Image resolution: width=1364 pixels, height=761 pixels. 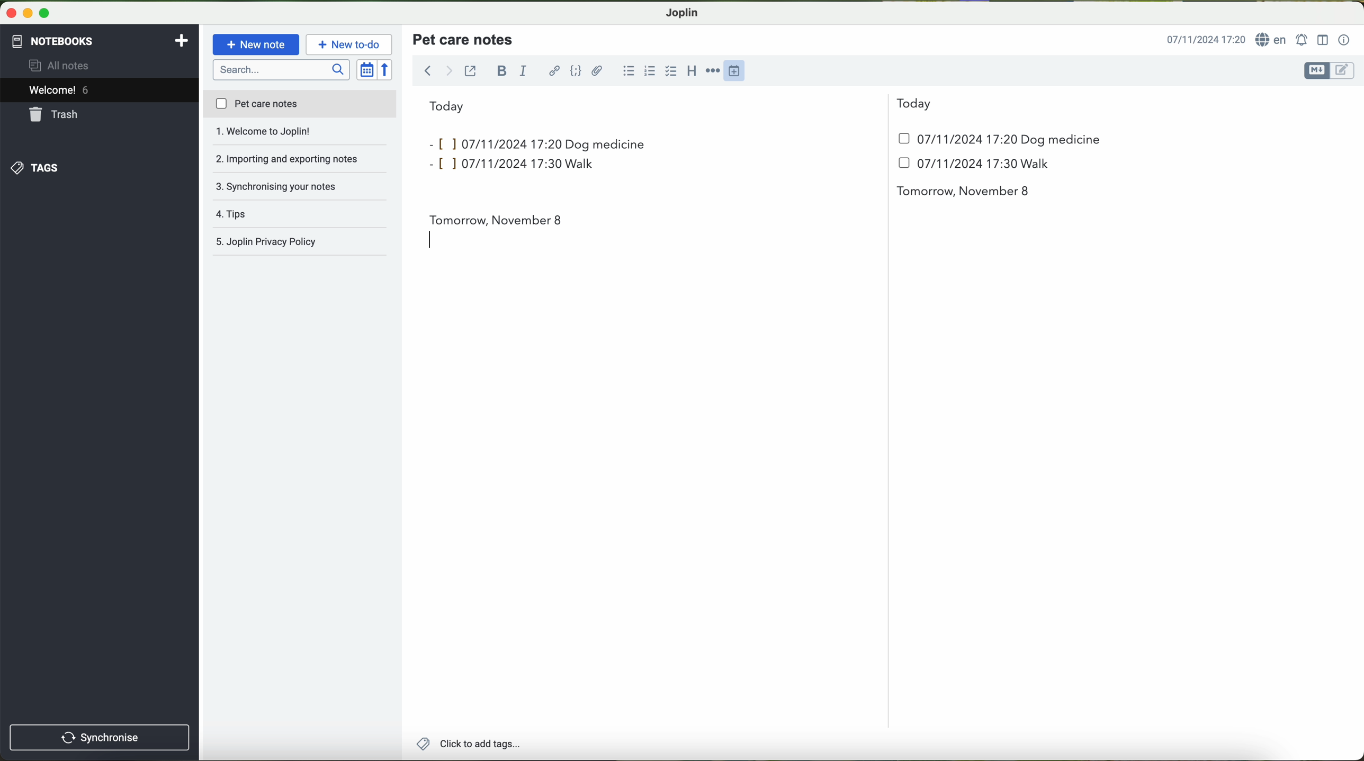 What do you see at coordinates (51, 39) in the screenshot?
I see `notebooks` at bounding box center [51, 39].